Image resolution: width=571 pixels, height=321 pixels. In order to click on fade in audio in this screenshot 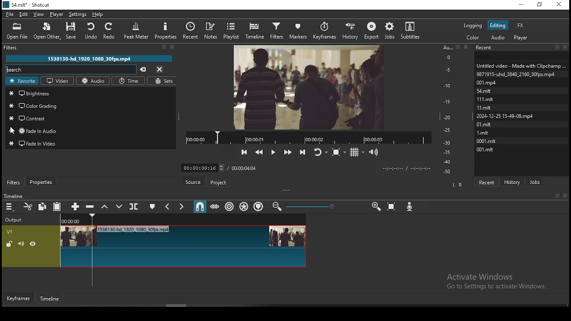, I will do `click(89, 131)`.